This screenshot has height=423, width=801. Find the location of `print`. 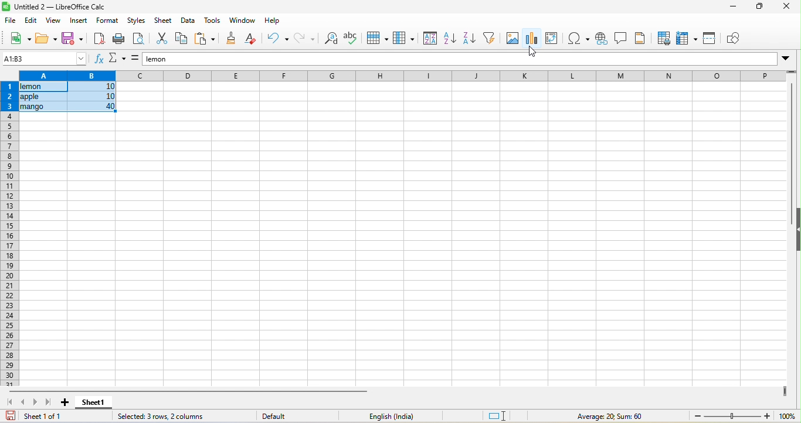

print is located at coordinates (119, 39).